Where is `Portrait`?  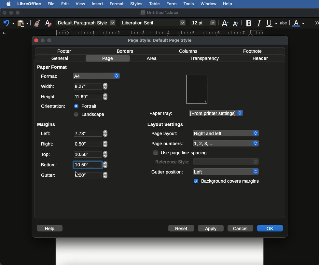 Portrait is located at coordinates (86, 105).